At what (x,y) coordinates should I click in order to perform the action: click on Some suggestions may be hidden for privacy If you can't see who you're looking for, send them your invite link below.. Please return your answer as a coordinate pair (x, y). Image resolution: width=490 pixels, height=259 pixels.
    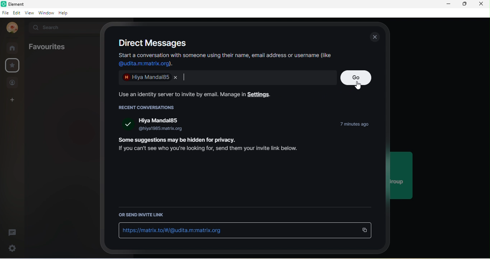
    Looking at the image, I should click on (209, 146).